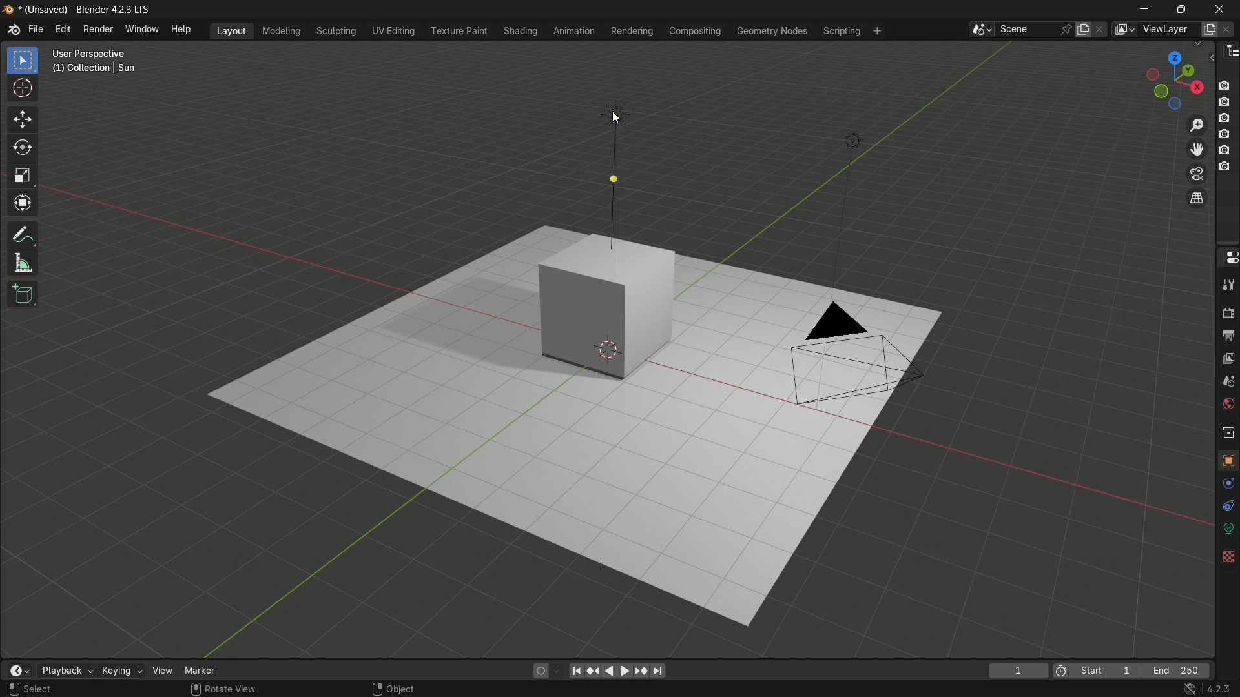  What do you see at coordinates (1026, 30) in the screenshot?
I see `scene name` at bounding box center [1026, 30].